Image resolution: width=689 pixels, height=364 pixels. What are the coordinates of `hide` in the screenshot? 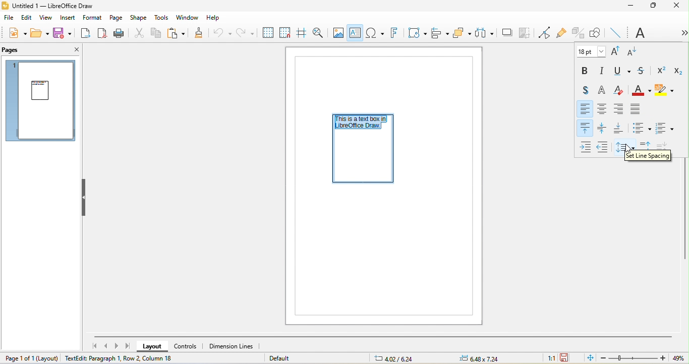 It's located at (85, 198).